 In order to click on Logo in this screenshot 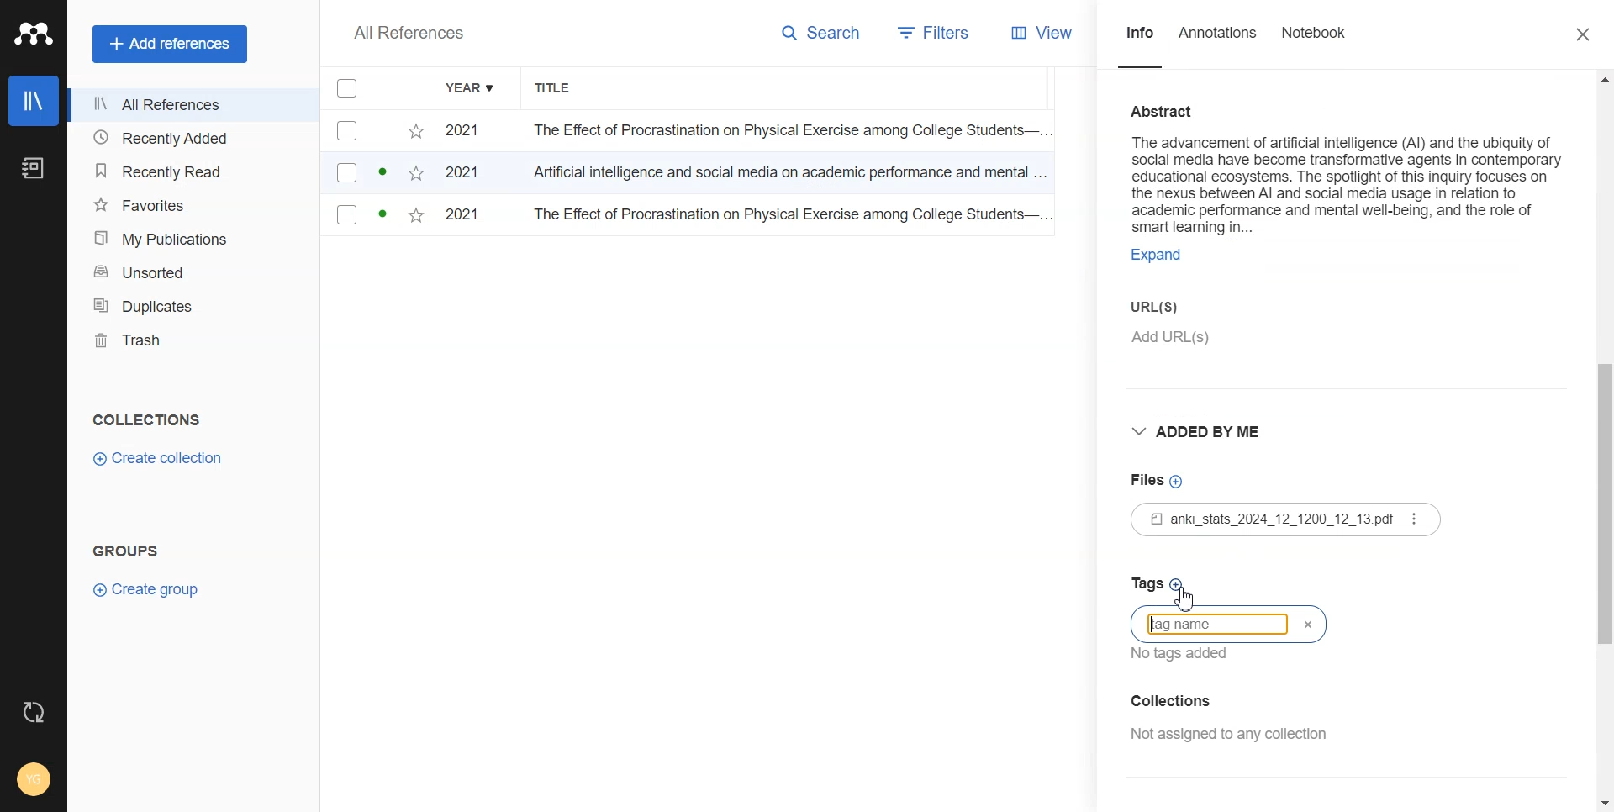, I will do `click(34, 34)`.